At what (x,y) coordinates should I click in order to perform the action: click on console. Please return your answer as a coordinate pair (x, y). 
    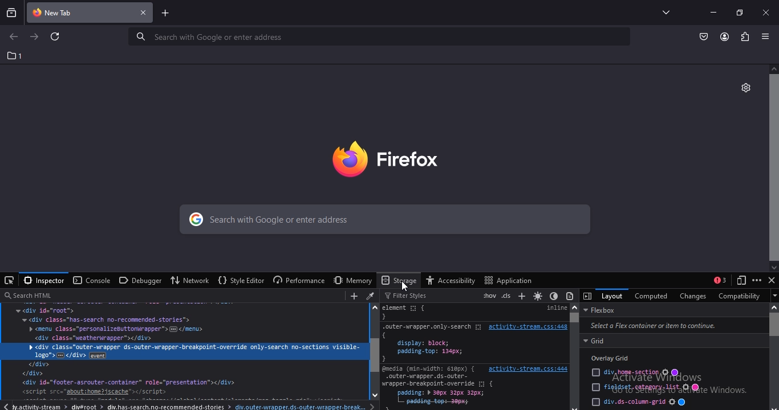
    Looking at the image, I should click on (92, 281).